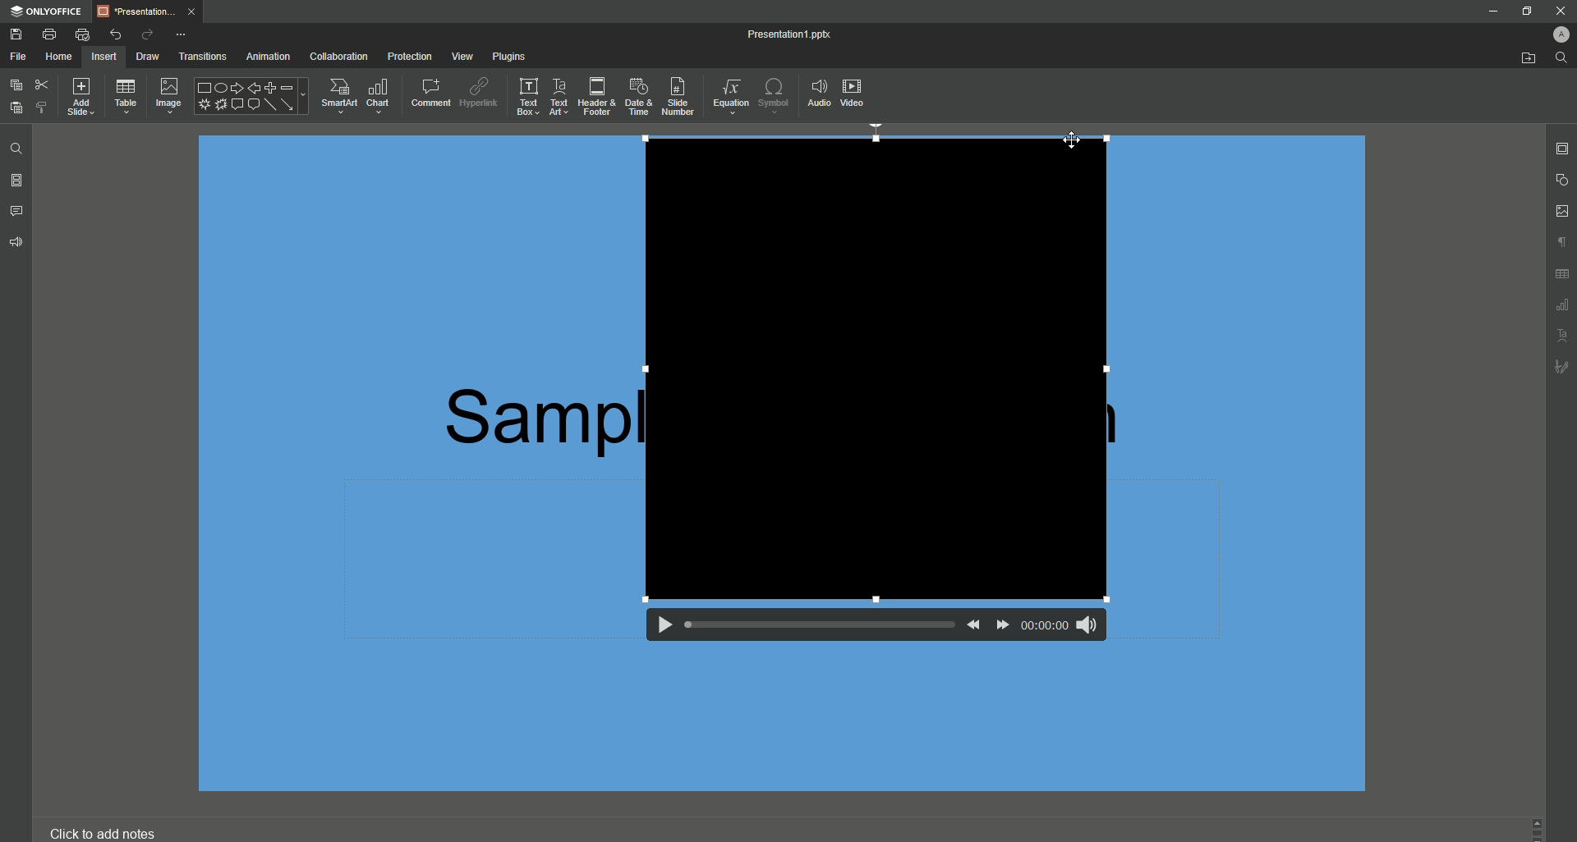  What do you see at coordinates (1074, 141) in the screenshot?
I see `Cursor` at bounding box center [1074, 141].